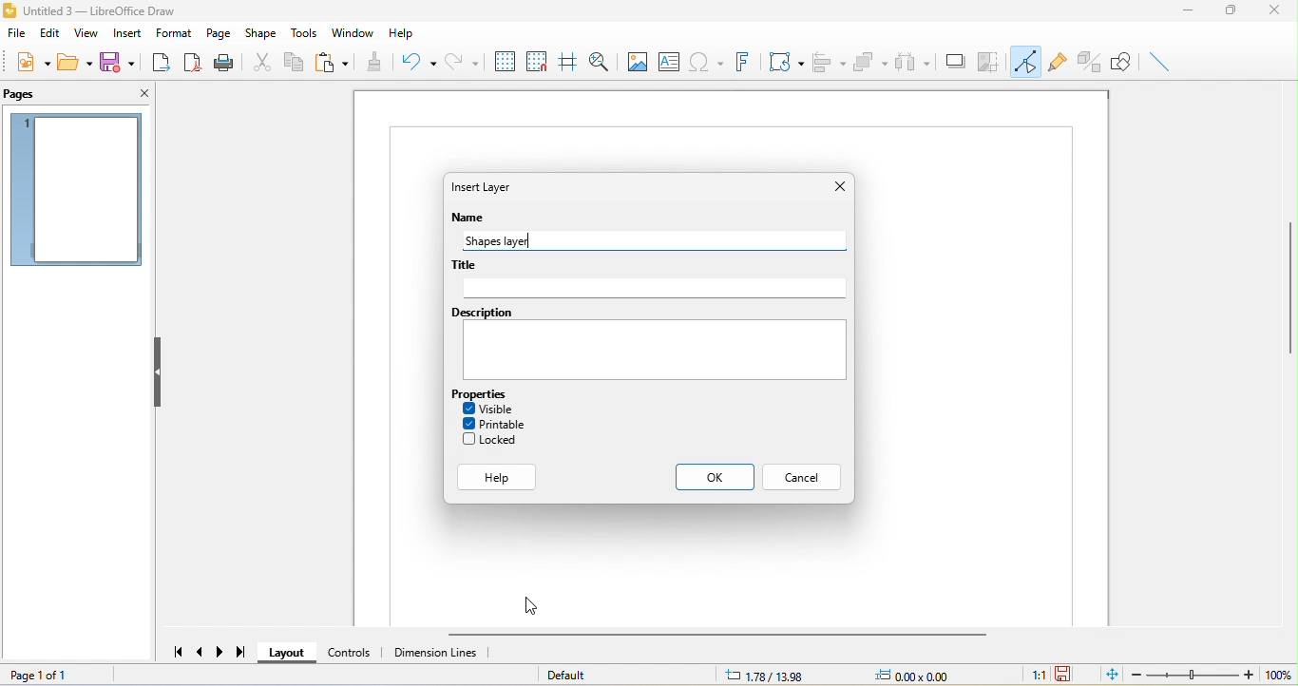  Describe the element at coordinates (85, 33) in the screenshot. I see `view` at that location.